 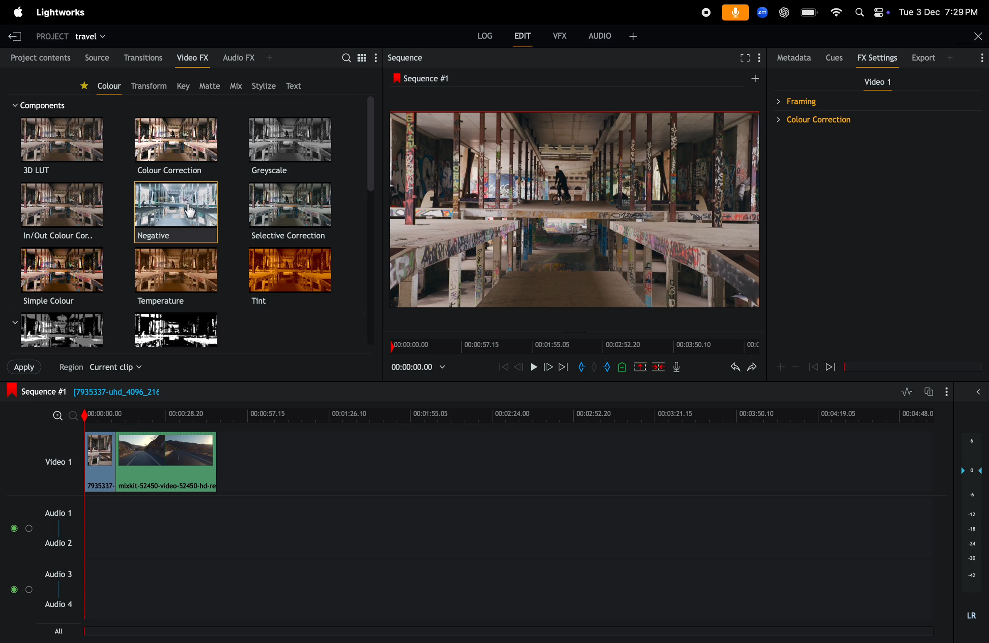 I want to click on toggle auto track sync, so click(x=937, y=388).